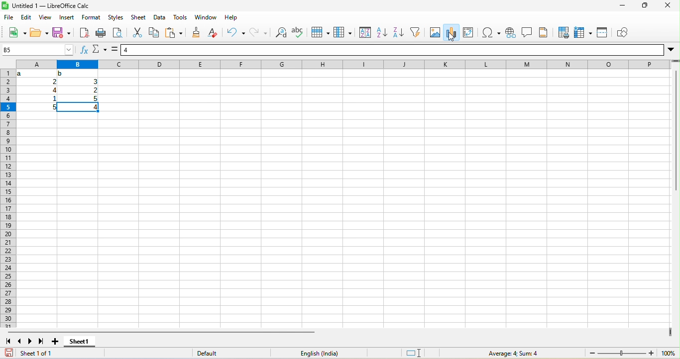 Image resolution: width=680 pixels, height=359 pixels. Describe the element at coordinates (383, 32) in the screenshot. I see `sort ascending` at that location.